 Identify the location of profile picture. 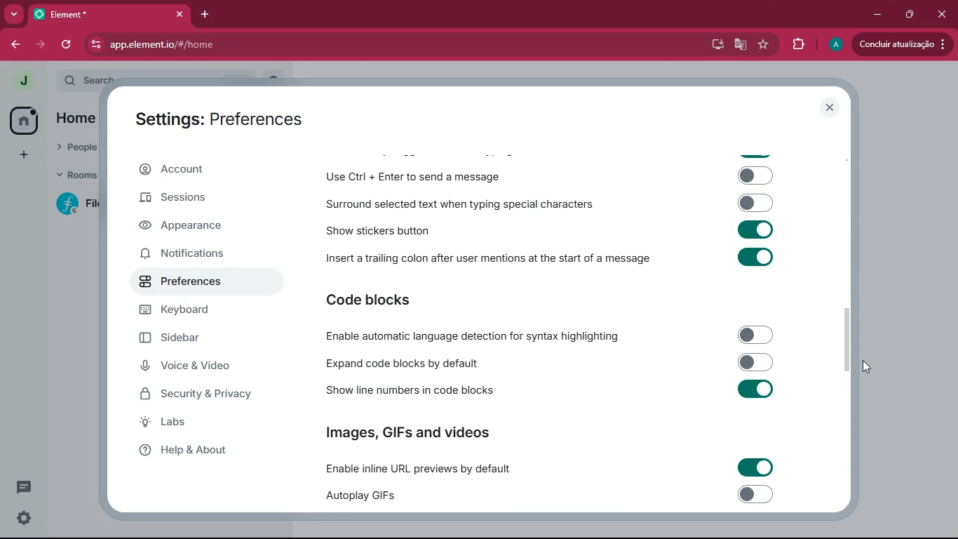
(19, 81).